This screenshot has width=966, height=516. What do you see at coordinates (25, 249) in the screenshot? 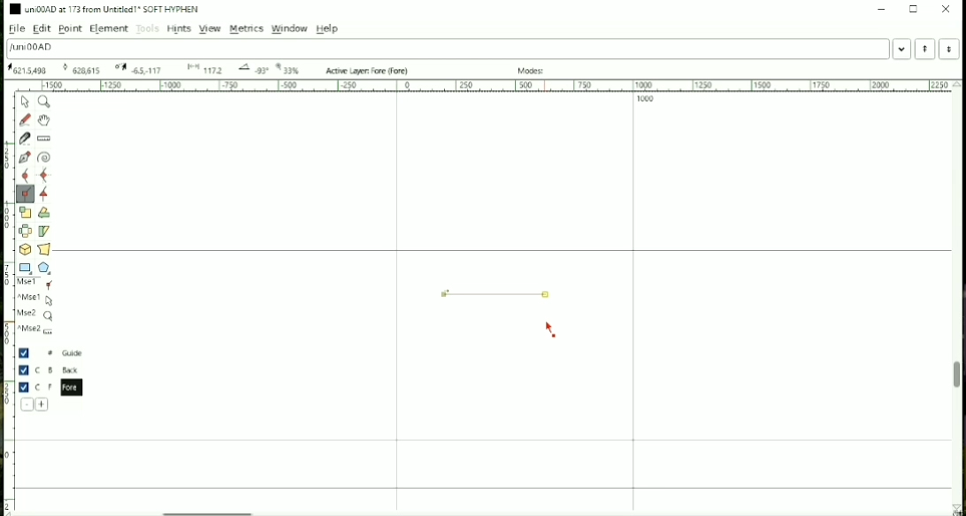
I see `Rotate the selection in 3D and project back to plane` at bounding box center [25, 249].